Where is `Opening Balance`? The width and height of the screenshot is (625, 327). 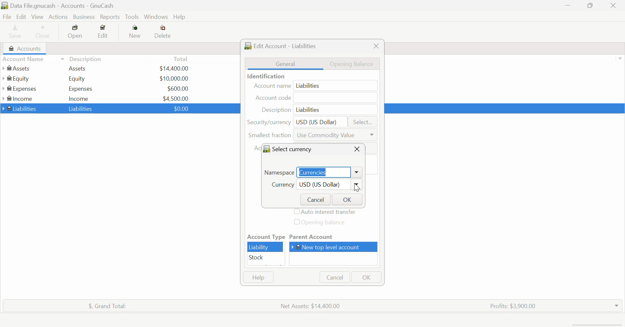
Opening Balance is located at coordinates (355, 63).